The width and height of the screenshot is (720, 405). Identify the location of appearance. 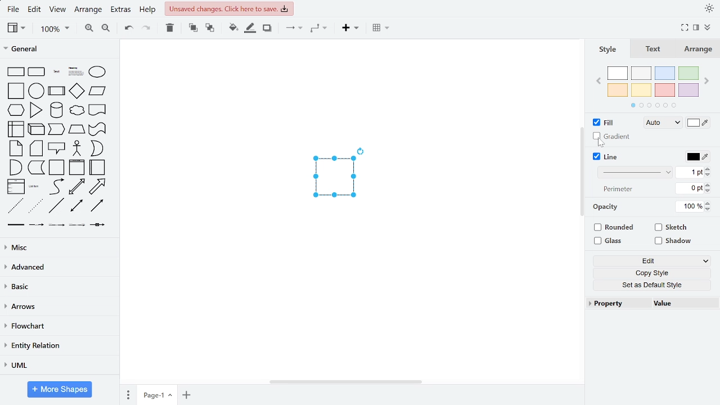
(709, 8).